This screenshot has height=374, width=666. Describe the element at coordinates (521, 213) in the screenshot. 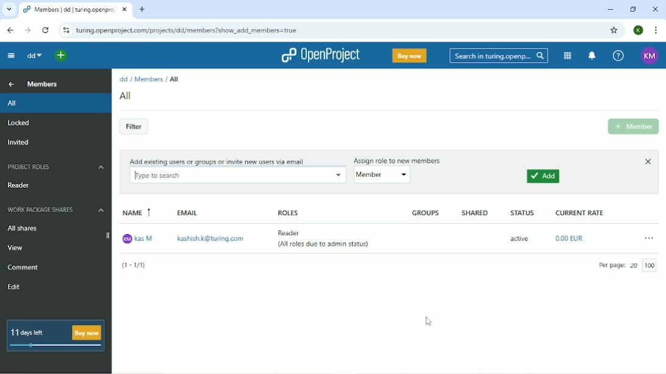

I see `Status` at that location.